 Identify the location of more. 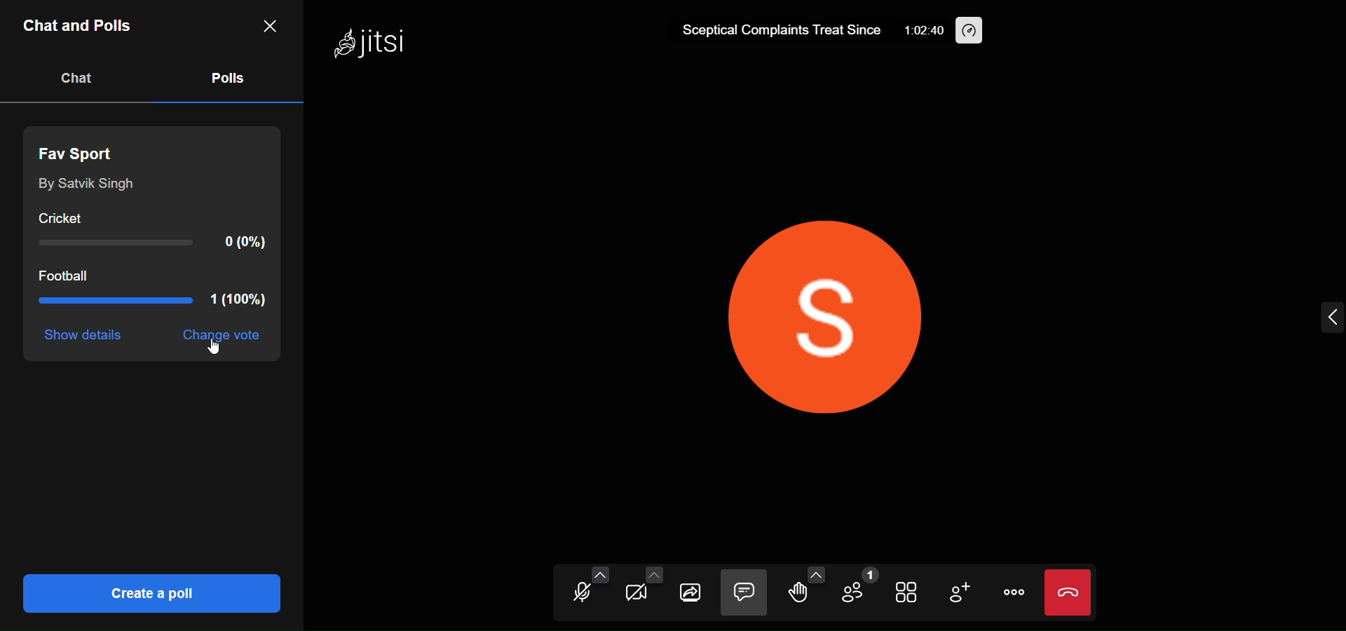
(1011, 592).